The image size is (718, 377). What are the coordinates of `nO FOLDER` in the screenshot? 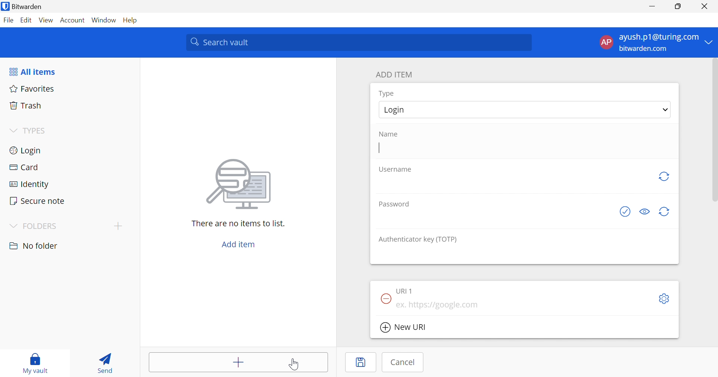 It's located at (33, 246).